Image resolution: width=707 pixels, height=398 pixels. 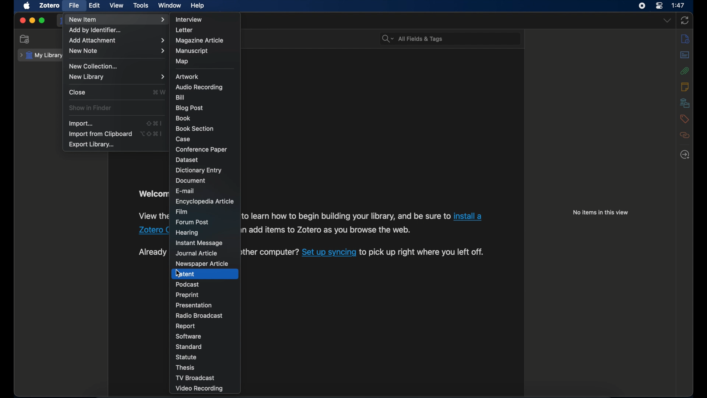 I want to click on book, so click(x=184, y=118).